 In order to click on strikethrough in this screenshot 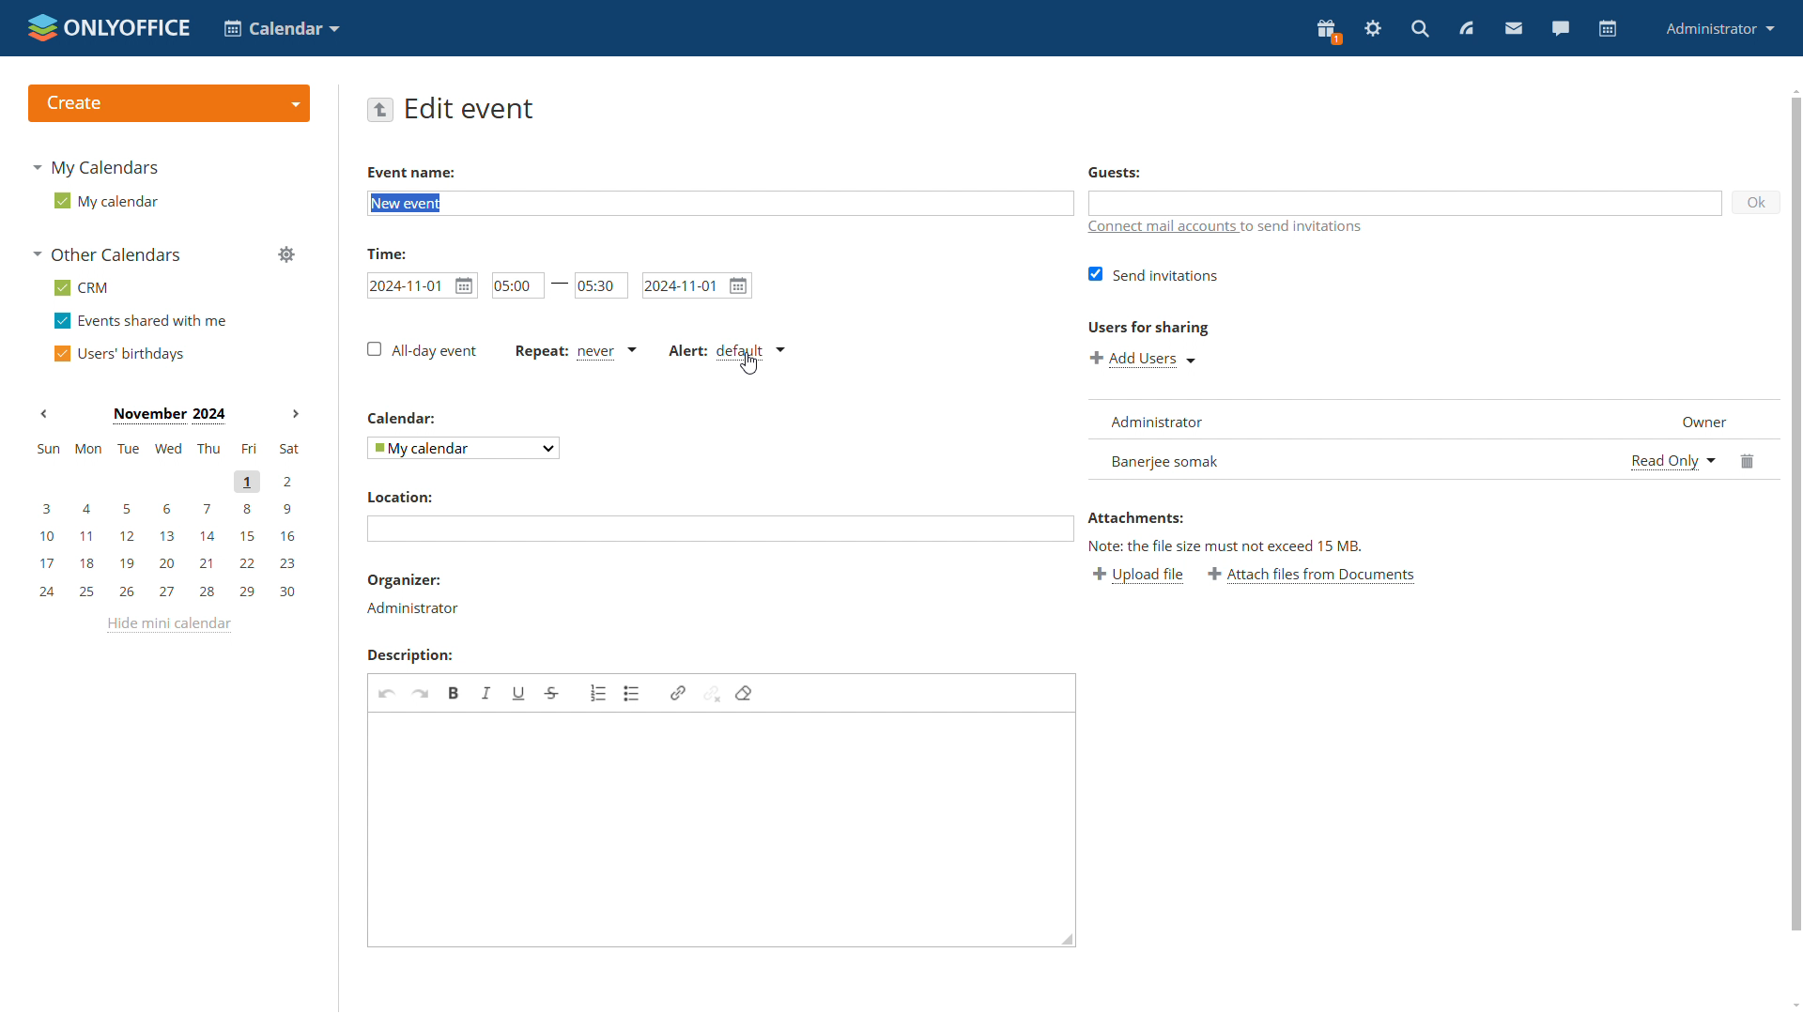, I will do `click(551, 694)`.